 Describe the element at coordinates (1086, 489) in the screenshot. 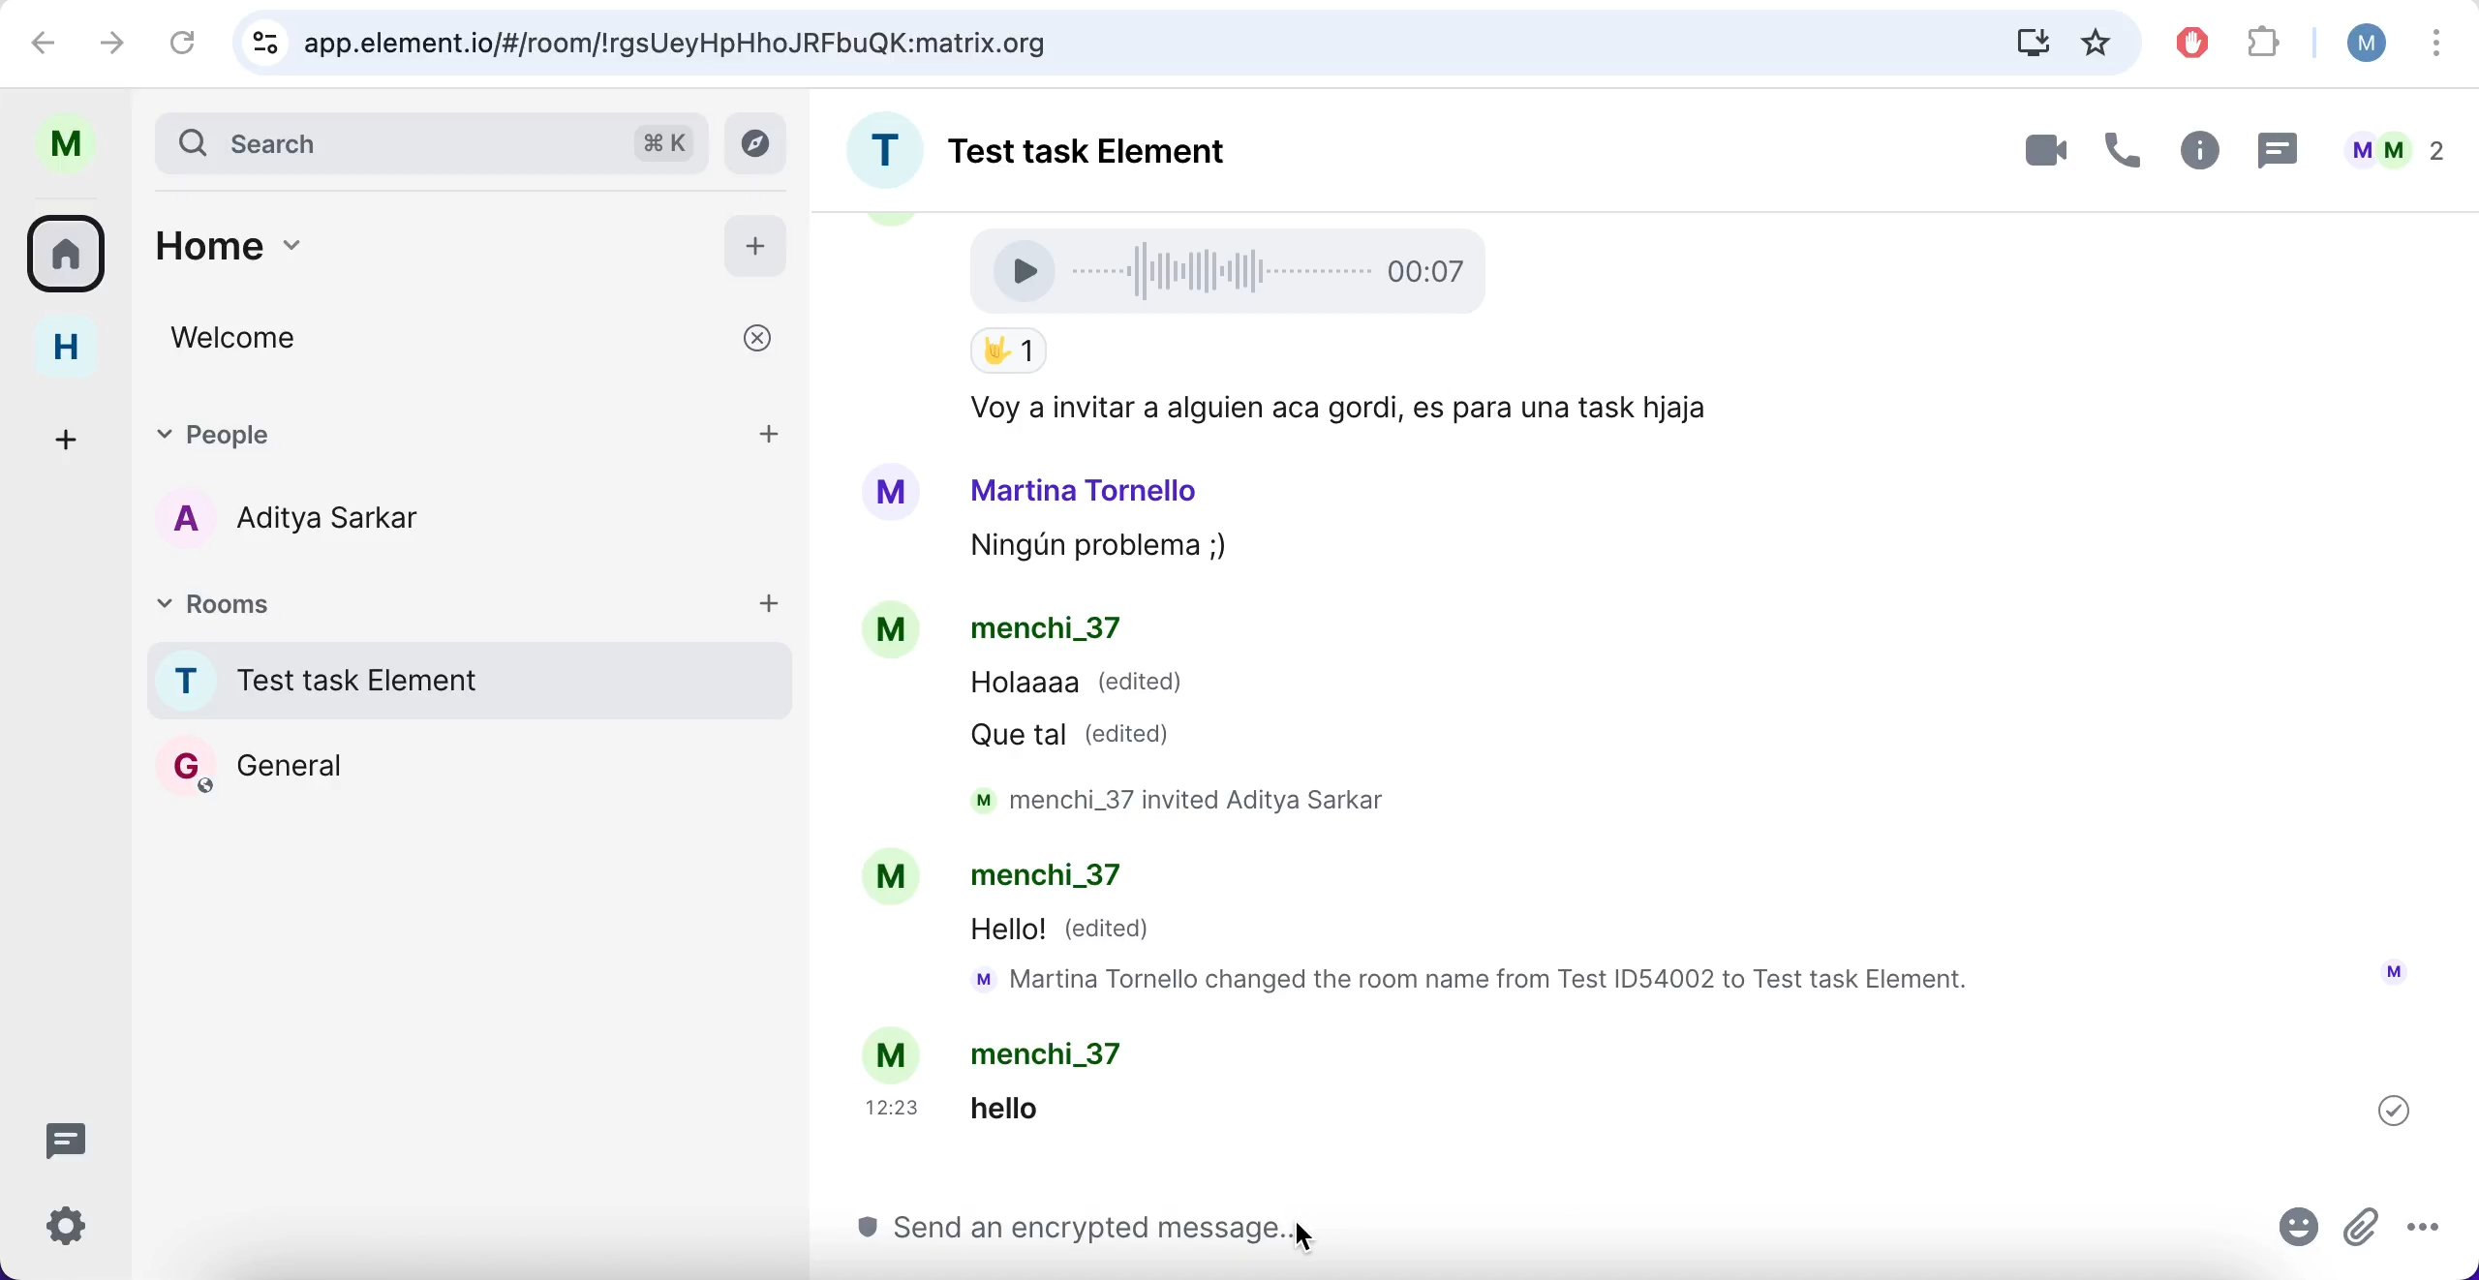

I see `Martina Tornello` at that location.